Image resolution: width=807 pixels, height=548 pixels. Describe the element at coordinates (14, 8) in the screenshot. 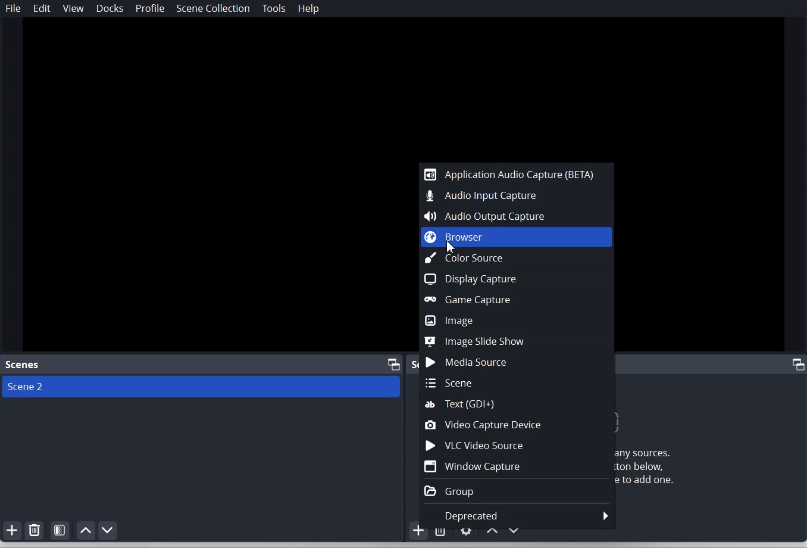

I see `File` at that location.